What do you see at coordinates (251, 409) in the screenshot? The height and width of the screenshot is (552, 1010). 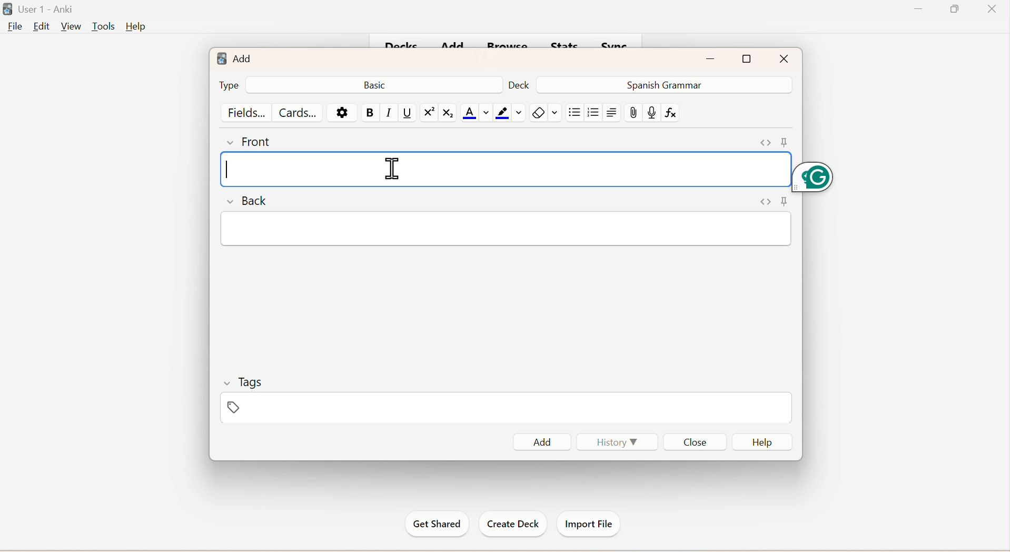 I see `Tags` at bounding box center [251, 409].